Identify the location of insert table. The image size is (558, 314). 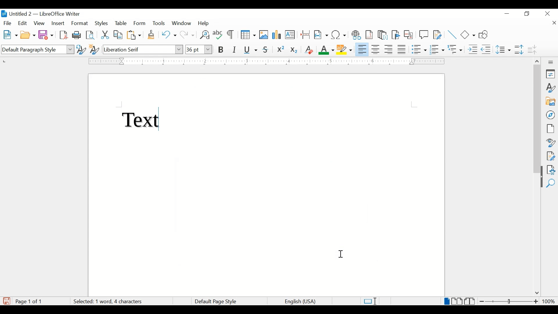
(248, 35).